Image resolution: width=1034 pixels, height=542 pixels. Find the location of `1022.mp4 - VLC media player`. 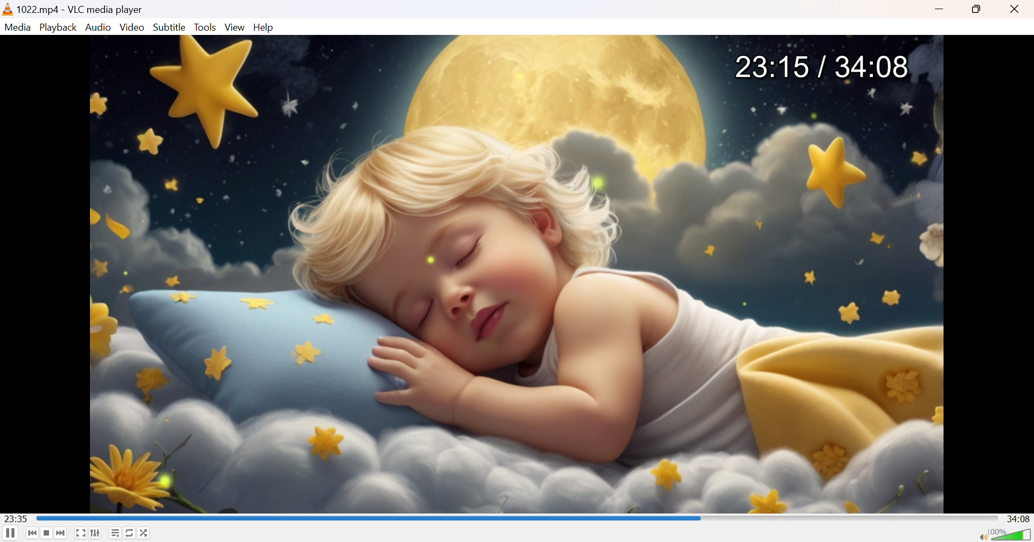

1022.mp4 - VLC media player is located at coordinates (73, 9).